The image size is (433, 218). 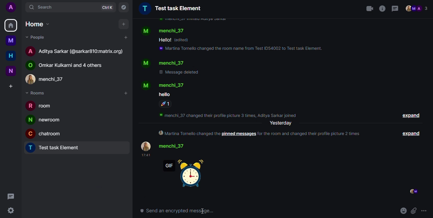 What do you see at coordinates (44, 6) in the screenshot?
I see `search` at bounding box center [44, 6].